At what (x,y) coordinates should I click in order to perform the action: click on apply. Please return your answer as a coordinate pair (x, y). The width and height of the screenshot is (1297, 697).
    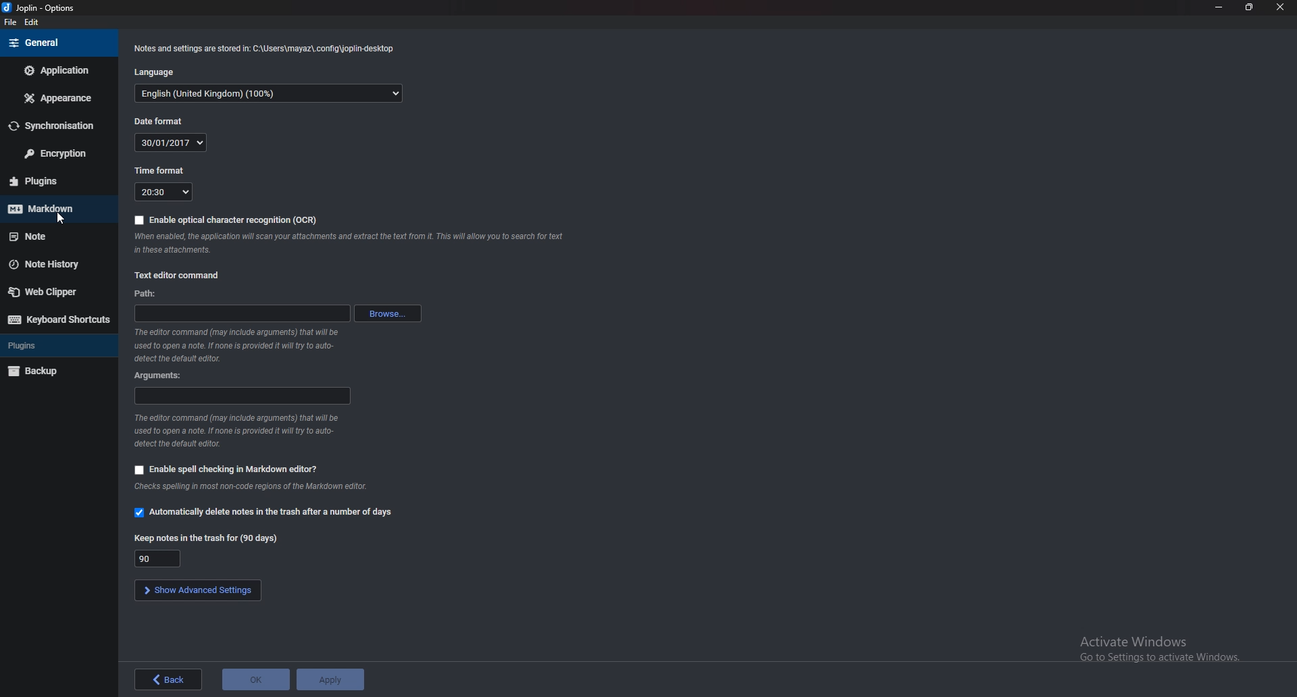
    Looking at the image, I should click on (329, 677).